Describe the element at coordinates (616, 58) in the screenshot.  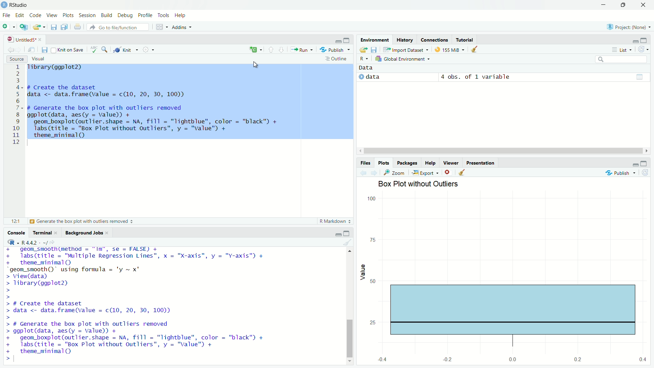
I see `search` at that location.